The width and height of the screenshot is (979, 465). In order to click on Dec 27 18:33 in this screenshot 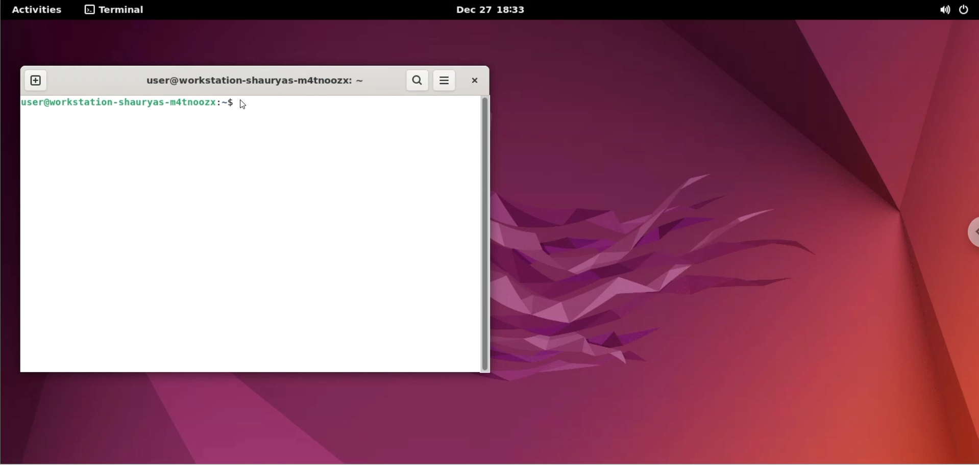, I will do `click(495, 10)`.